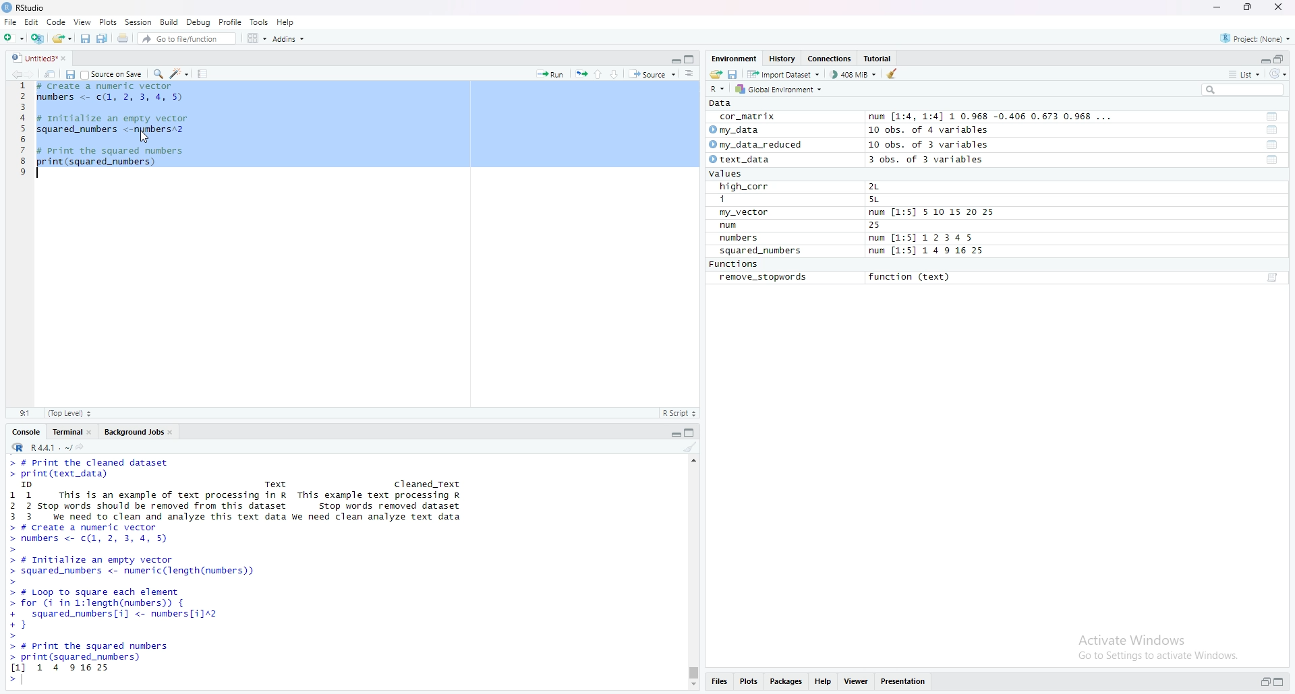  I want to click on maximize, so click(692, 431).